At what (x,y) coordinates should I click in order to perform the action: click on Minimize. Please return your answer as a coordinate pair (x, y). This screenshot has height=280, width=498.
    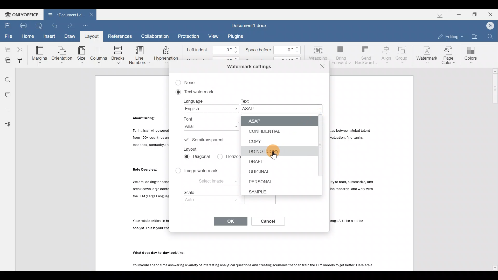
    Looking at the image, I should click on (459, 15).